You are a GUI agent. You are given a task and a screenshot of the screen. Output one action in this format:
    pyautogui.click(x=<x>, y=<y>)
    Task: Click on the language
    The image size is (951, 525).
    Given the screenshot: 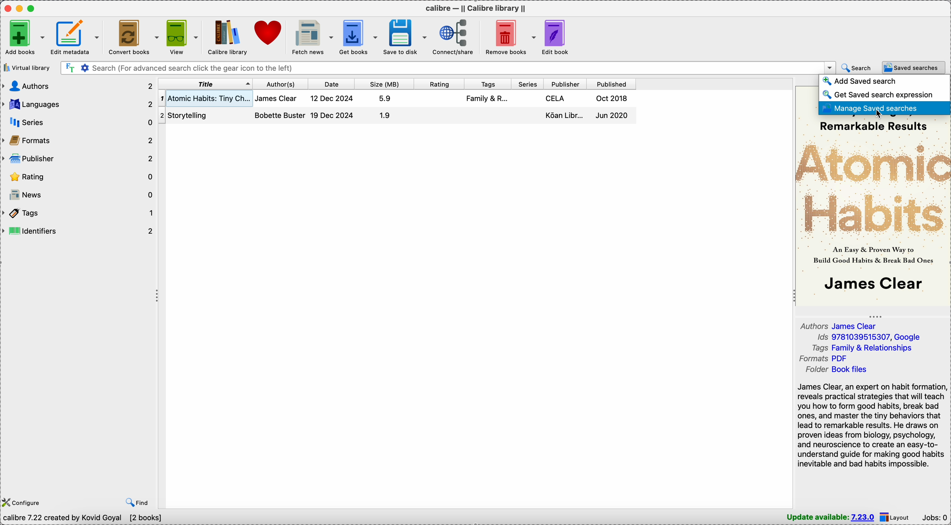 What is the action you would take?
    pyautogui.click(x=79, y=104)
    